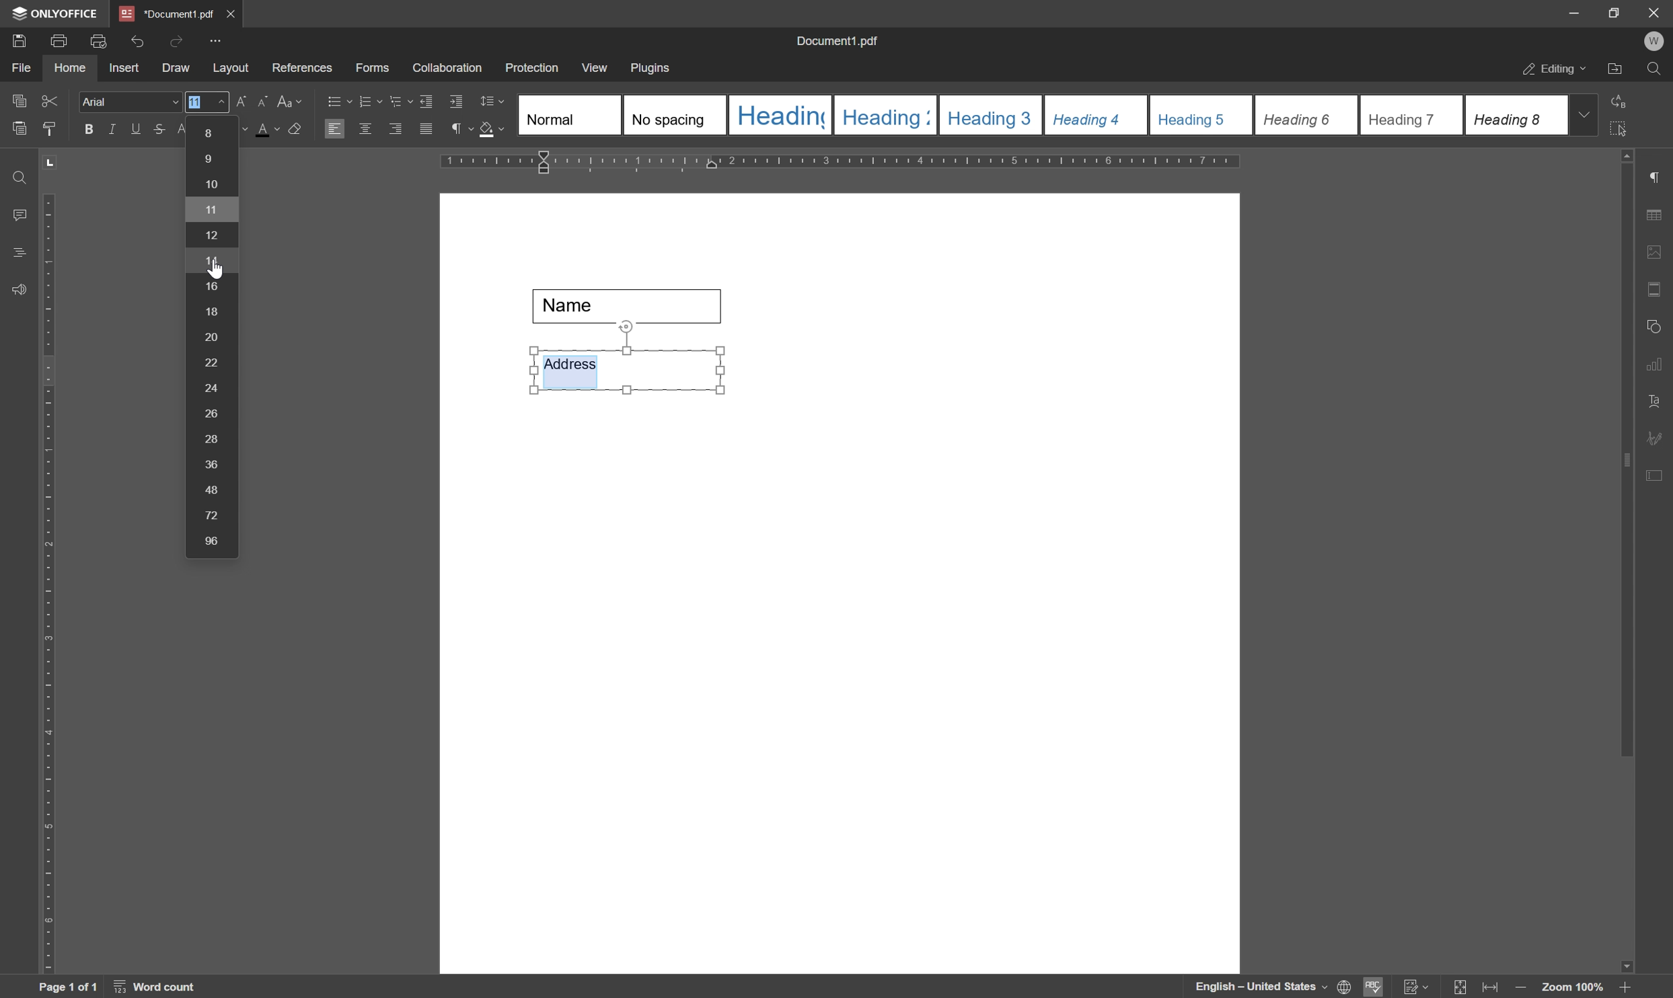 The image size is (1673, 998). I want to click on Address selected, so click(571, 369).